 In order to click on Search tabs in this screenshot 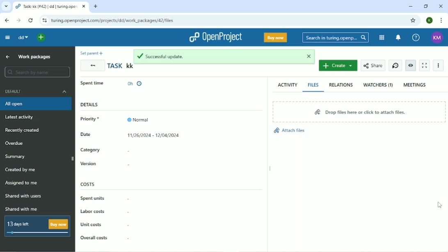, I will do `click(6, 6)`.